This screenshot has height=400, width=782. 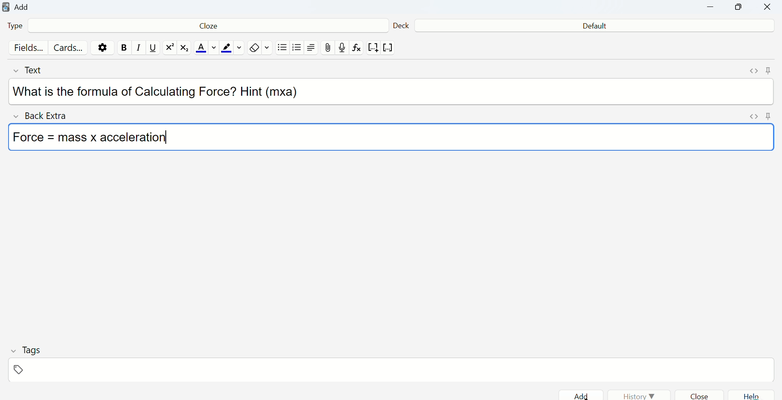 I want to click on Back Extra, so click(x=43, y=116).